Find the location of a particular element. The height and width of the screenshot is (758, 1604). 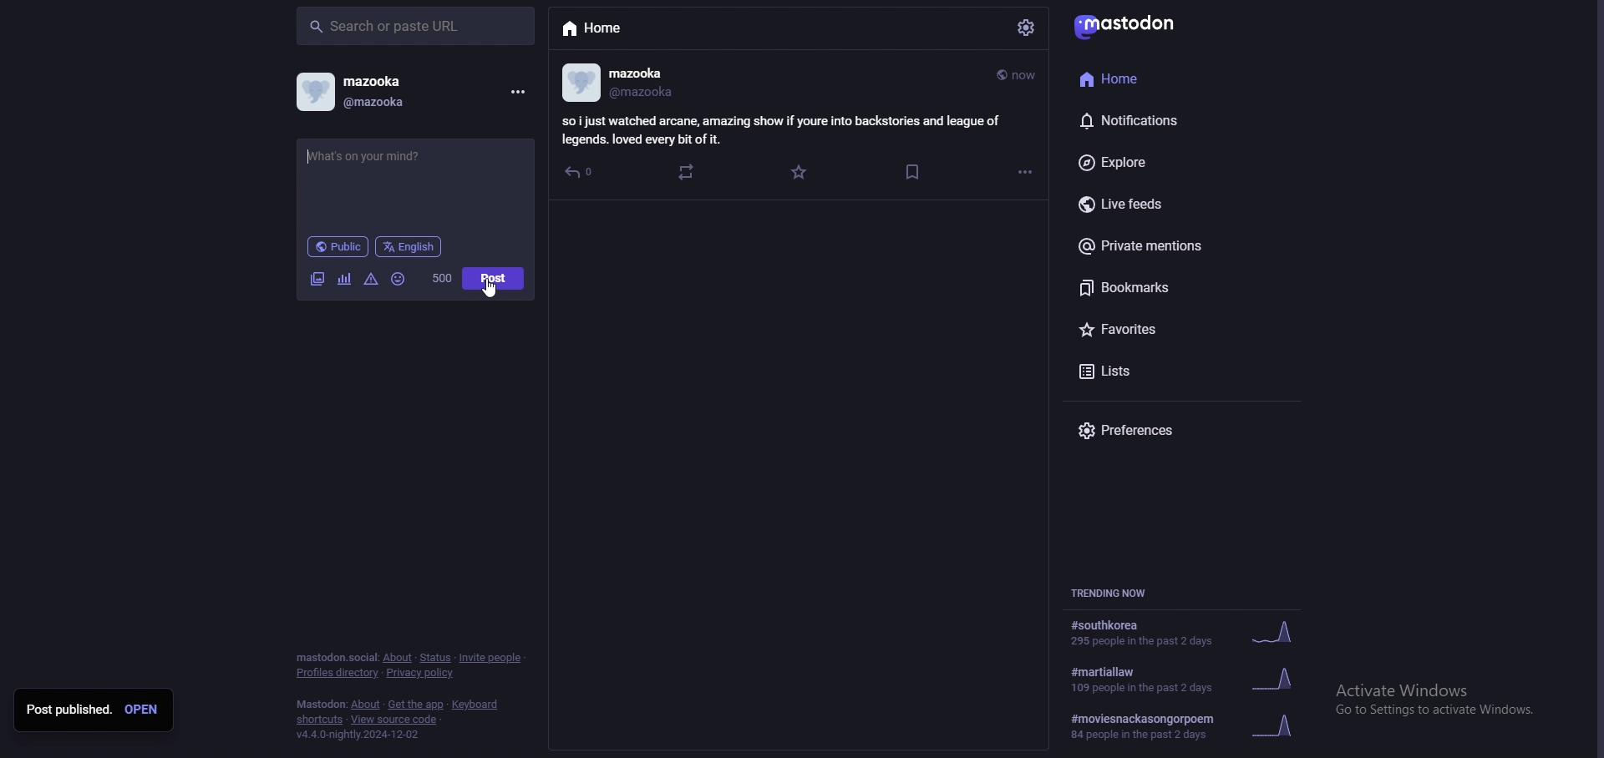

profiles directory is located at coordinates (338, 674).